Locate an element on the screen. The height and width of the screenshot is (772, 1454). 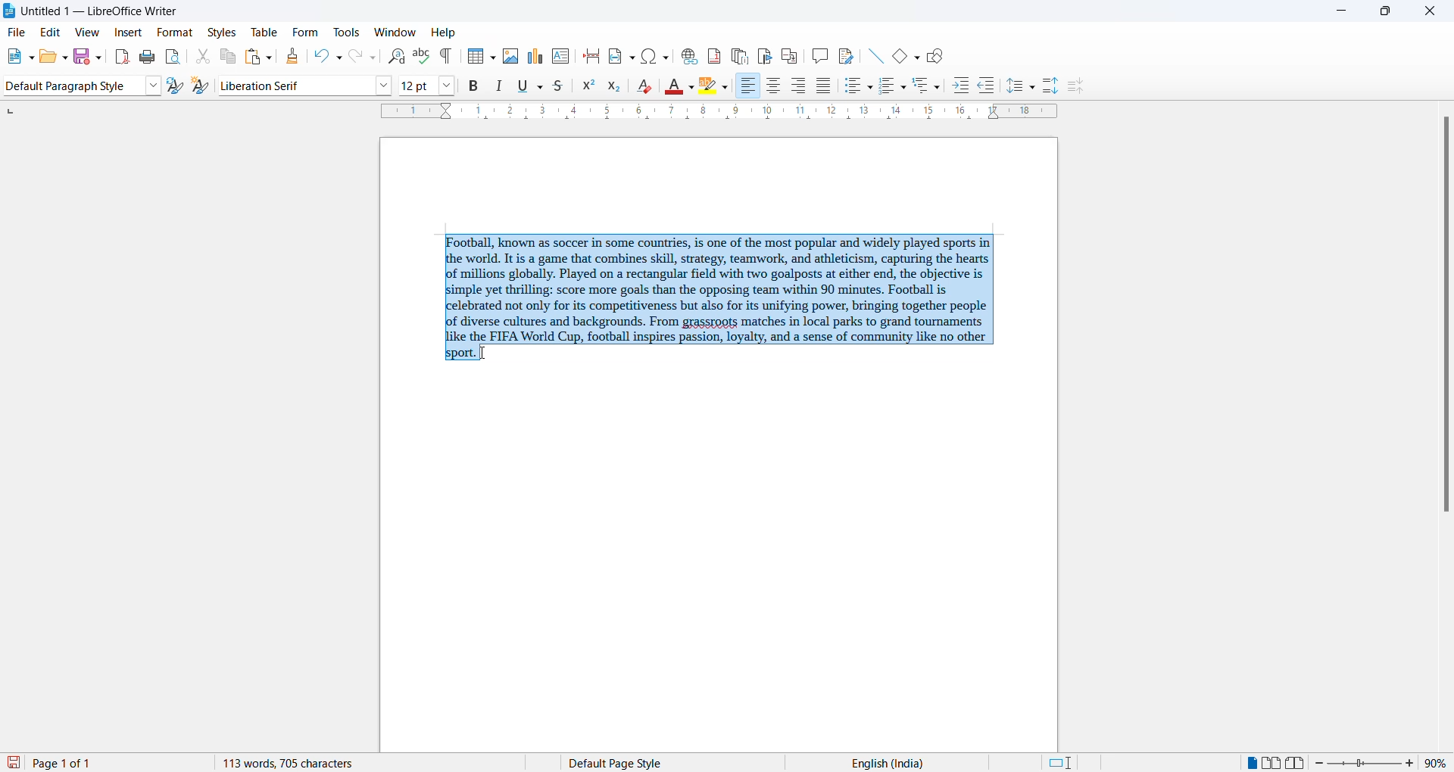
underline is located at coordinates (522, 84).